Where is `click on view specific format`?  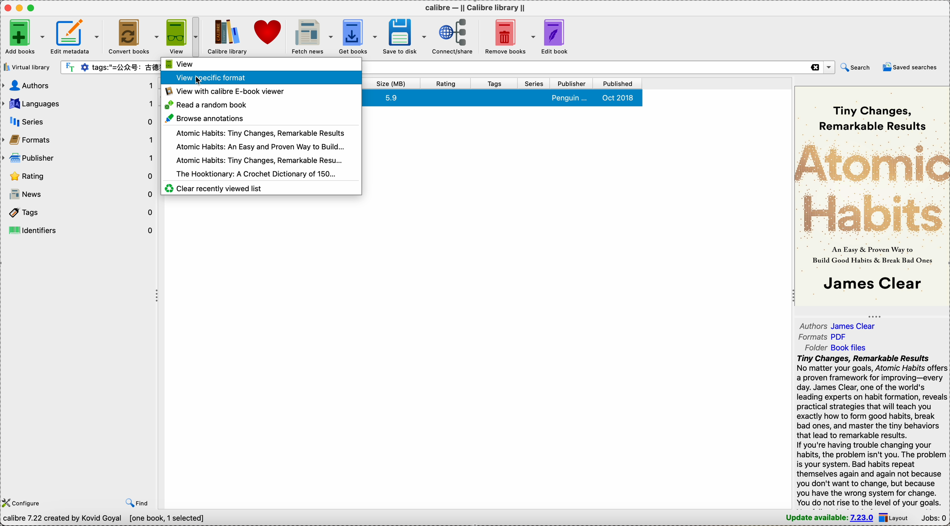
click on view specific format is located at coordinates (178, 77).